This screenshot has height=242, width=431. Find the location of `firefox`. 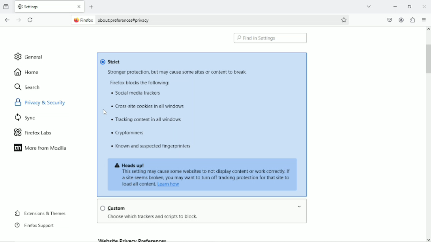

firefox is located at coordinates (83, 20).